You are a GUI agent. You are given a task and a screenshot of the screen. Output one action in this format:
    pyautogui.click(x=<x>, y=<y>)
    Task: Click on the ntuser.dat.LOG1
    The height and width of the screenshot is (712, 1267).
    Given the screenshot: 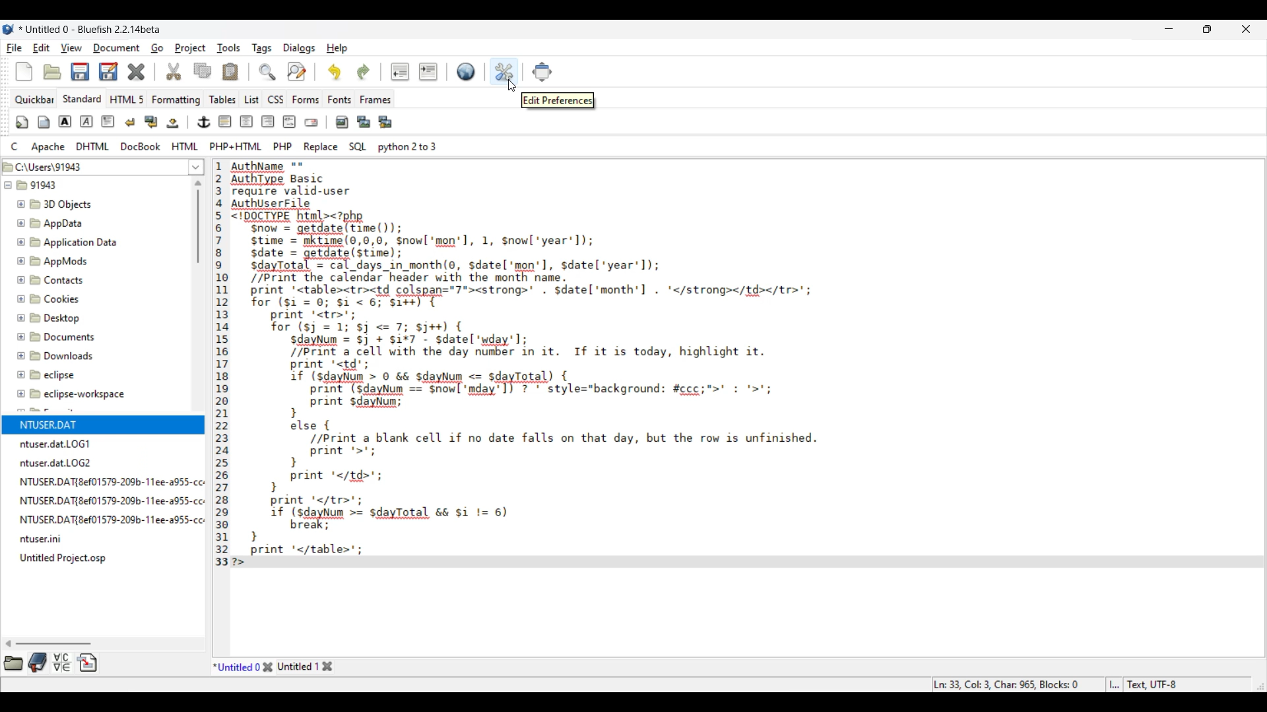 What is the action you would take?
    pyautogui.click(x=61, y=442)
    